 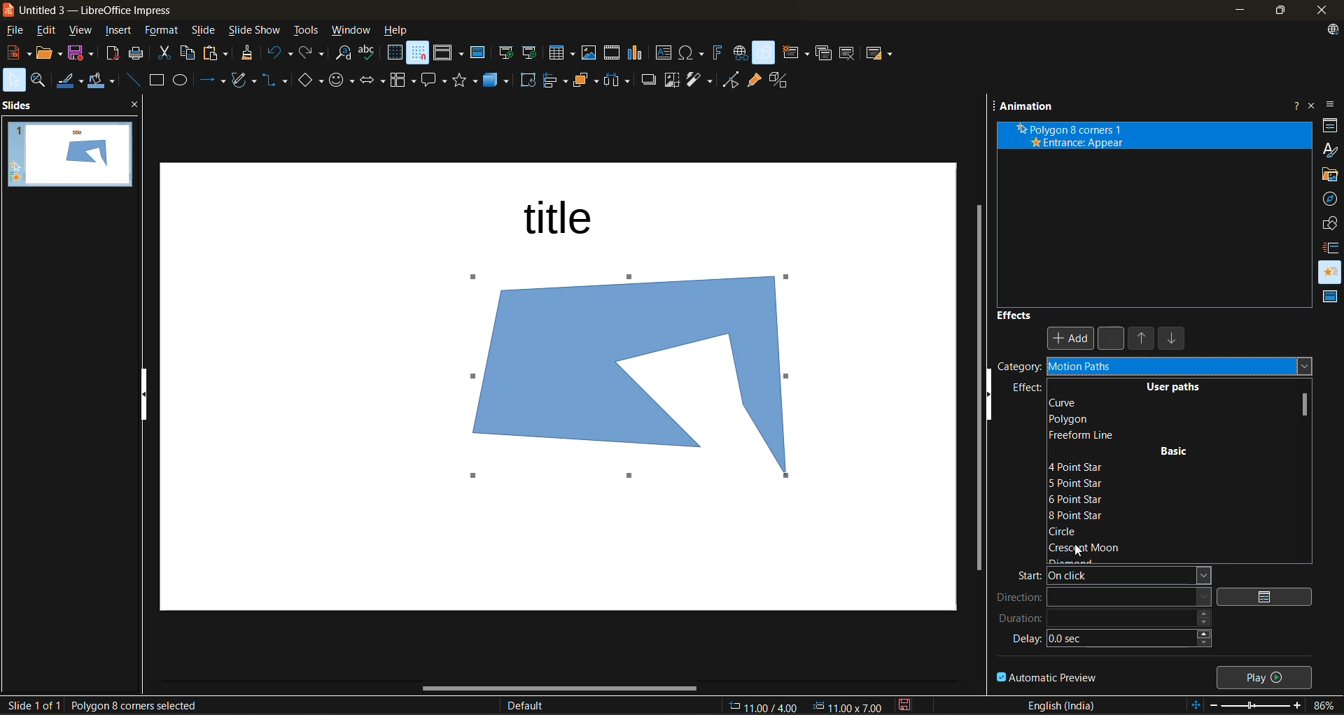 What do you see at coordinates (794, 52) in the screenshot?
I see `new slide` at bounding box center [794, 52].